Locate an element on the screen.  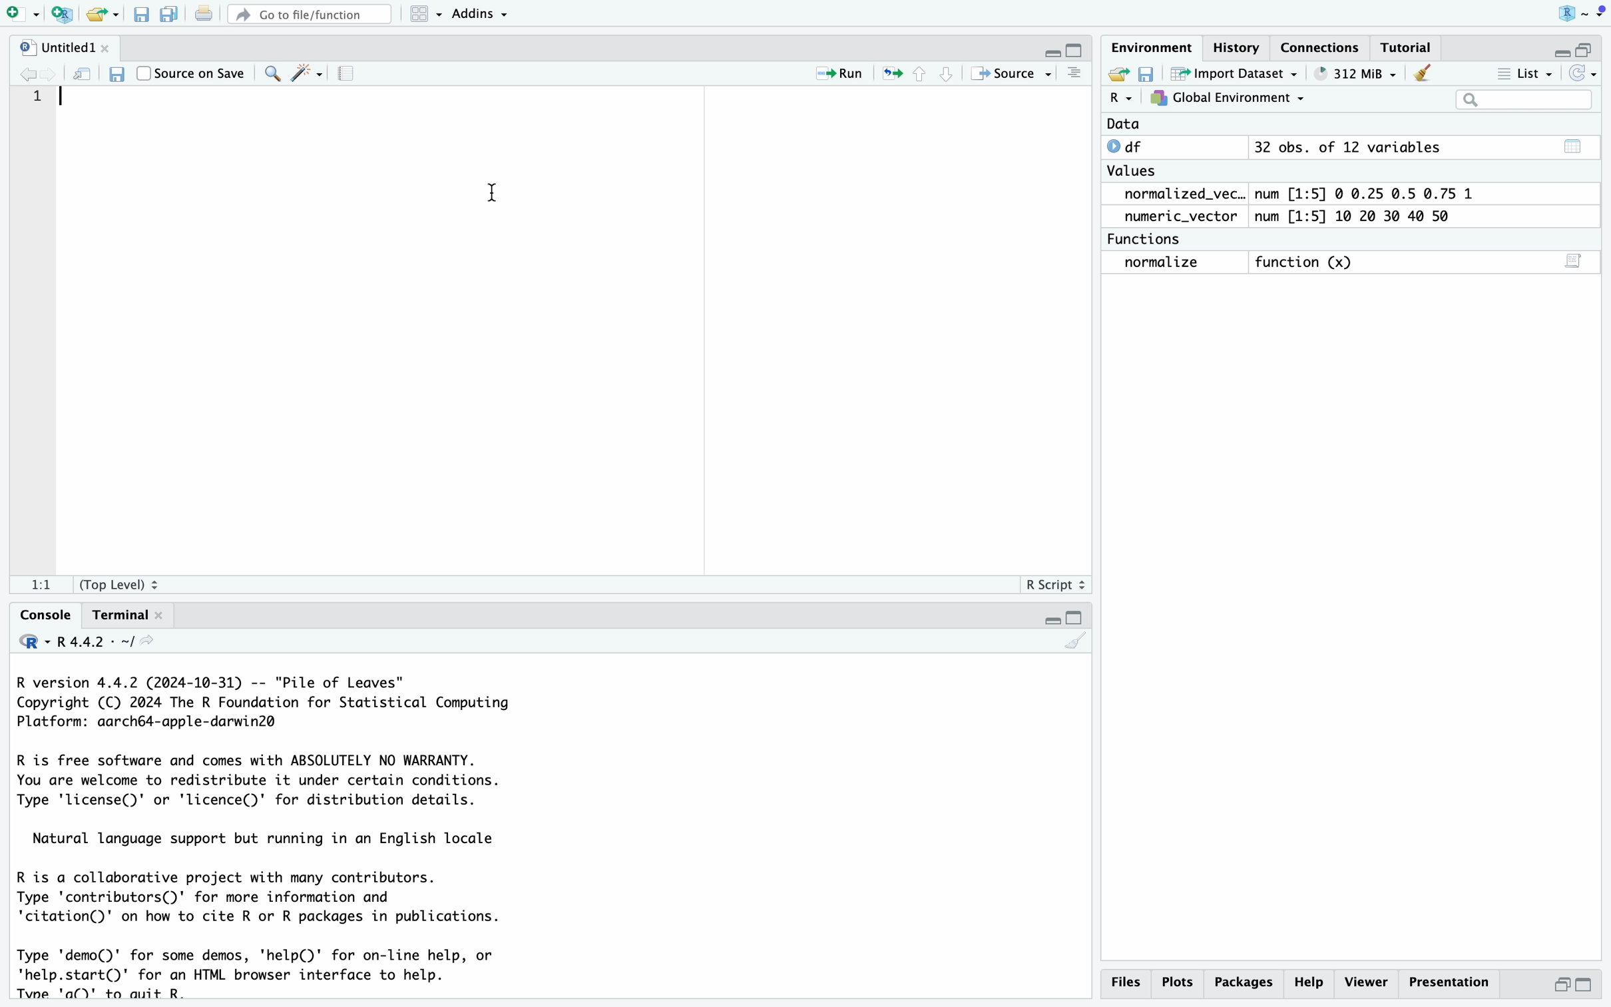
code tools is located at coordinates (306, 73).